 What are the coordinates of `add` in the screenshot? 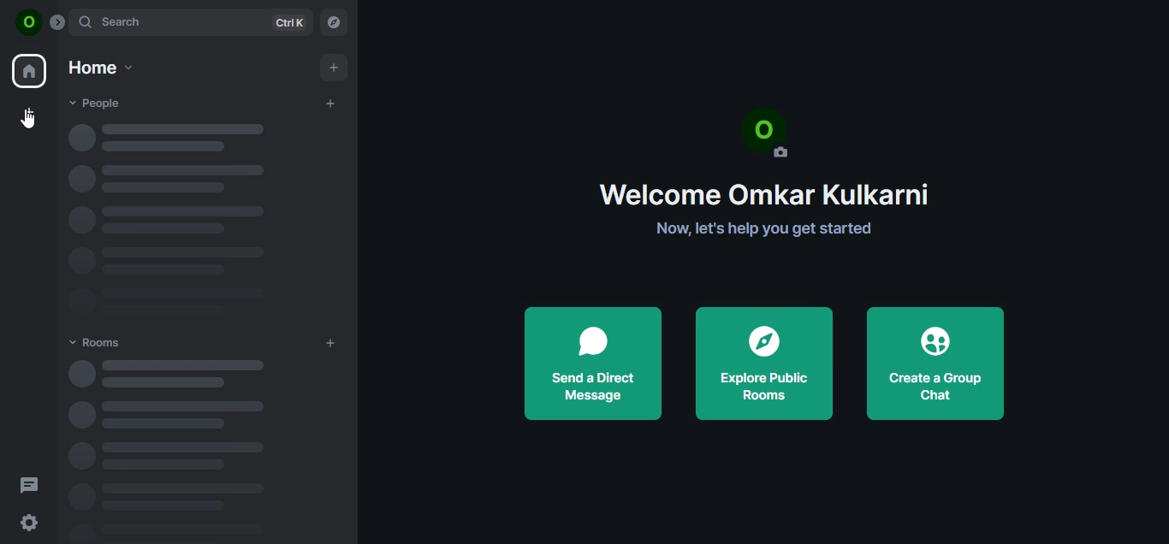 It's located at (335, 68).